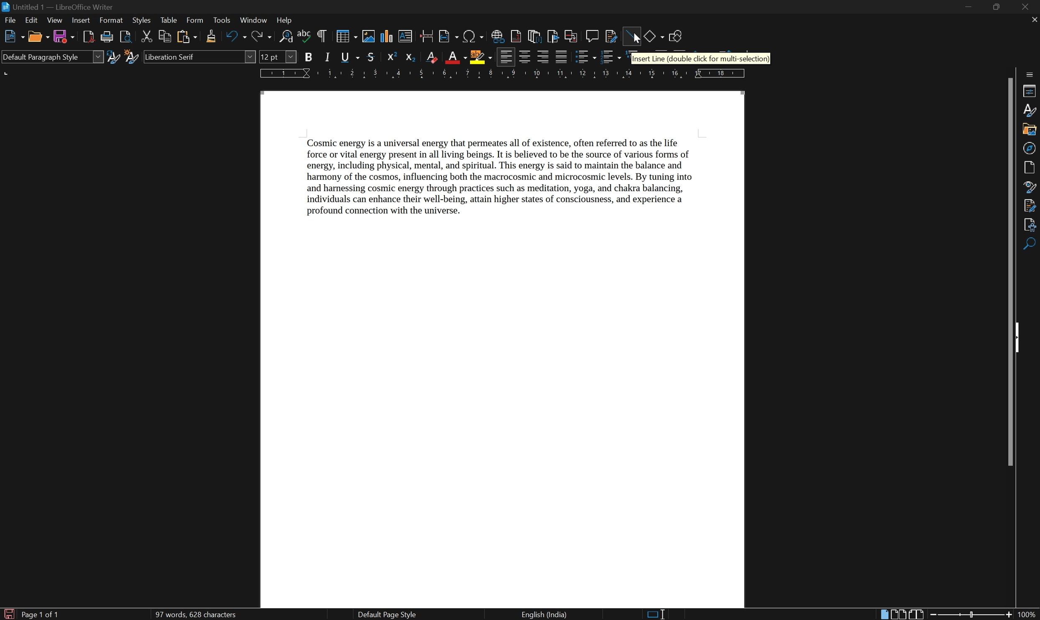  Describe the element at coordinates (1030, 91) in the screenshot. I see `properties` at that location.